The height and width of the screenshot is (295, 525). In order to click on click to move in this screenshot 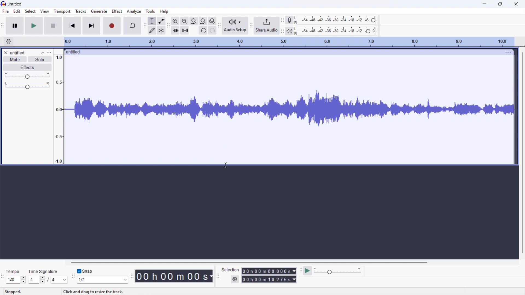, I will do `click(282, 52)`.